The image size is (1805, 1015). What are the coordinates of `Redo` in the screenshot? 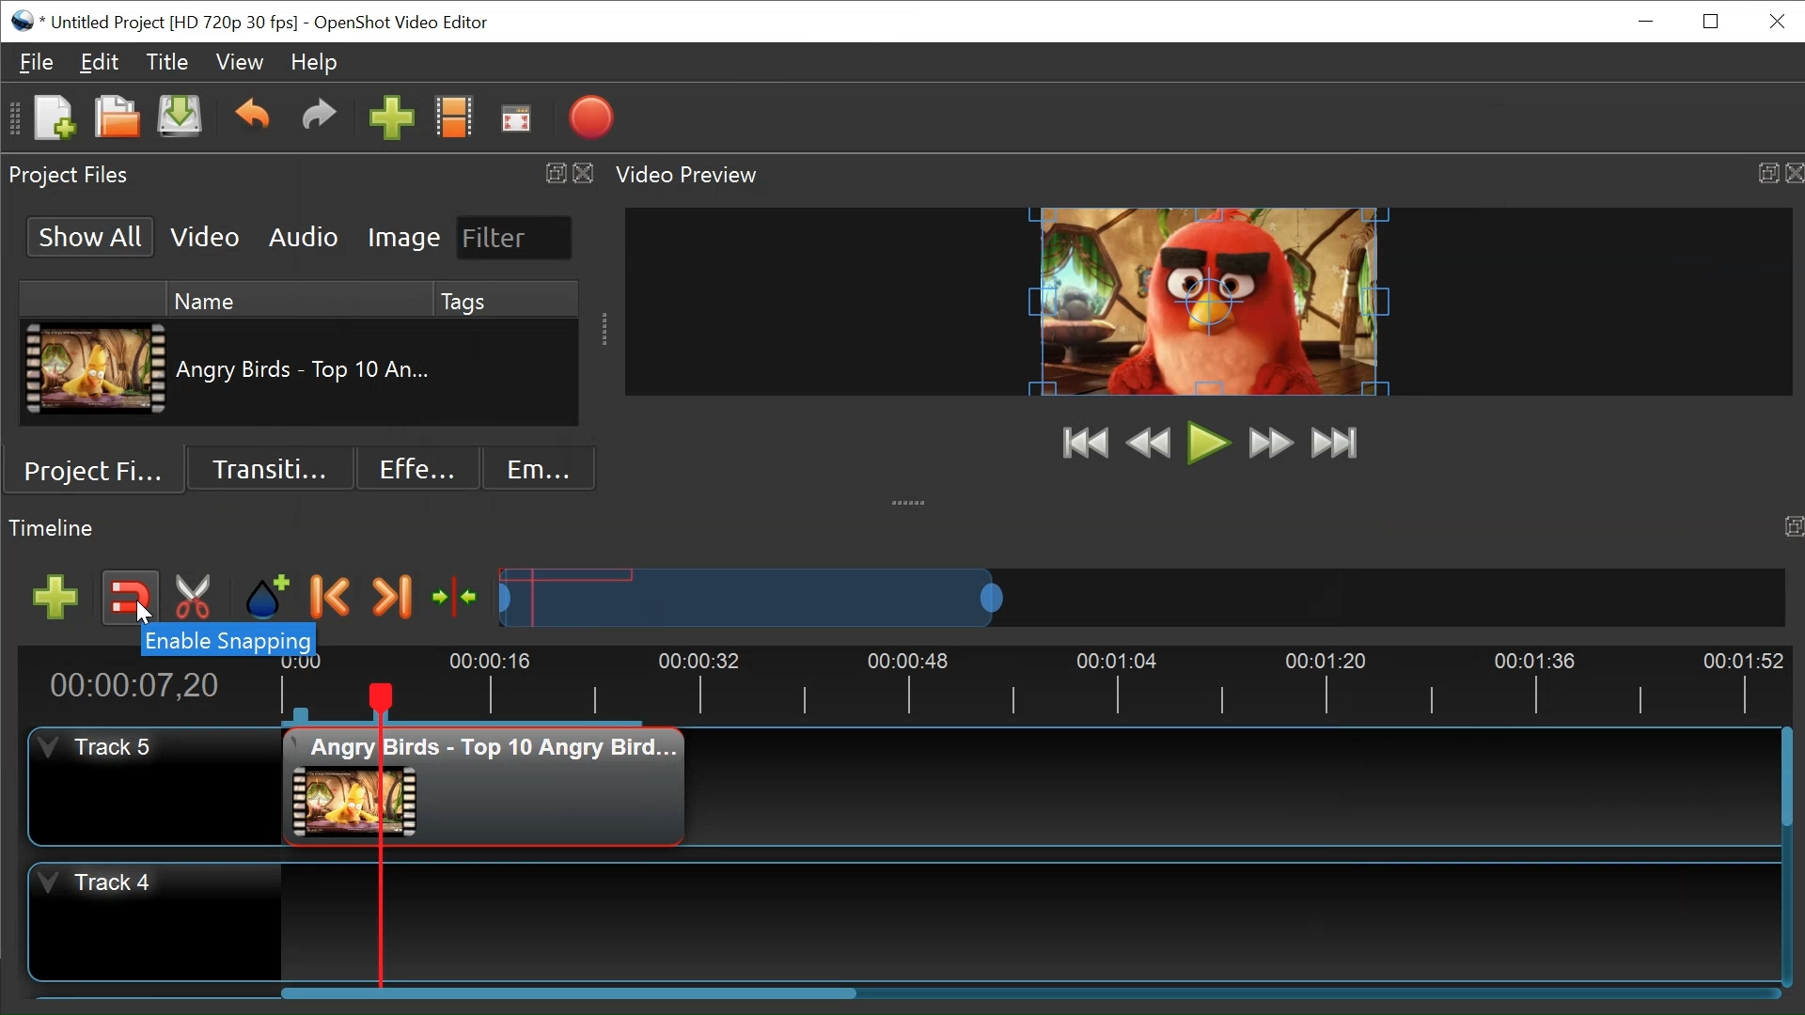 It's located at (317, 121).